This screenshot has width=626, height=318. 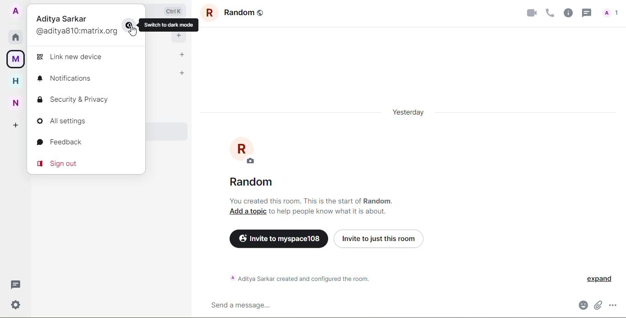 What do you see at coordinates (80, 57) in the screenshot?
I see `link new device` at bounding box center [80, 57].